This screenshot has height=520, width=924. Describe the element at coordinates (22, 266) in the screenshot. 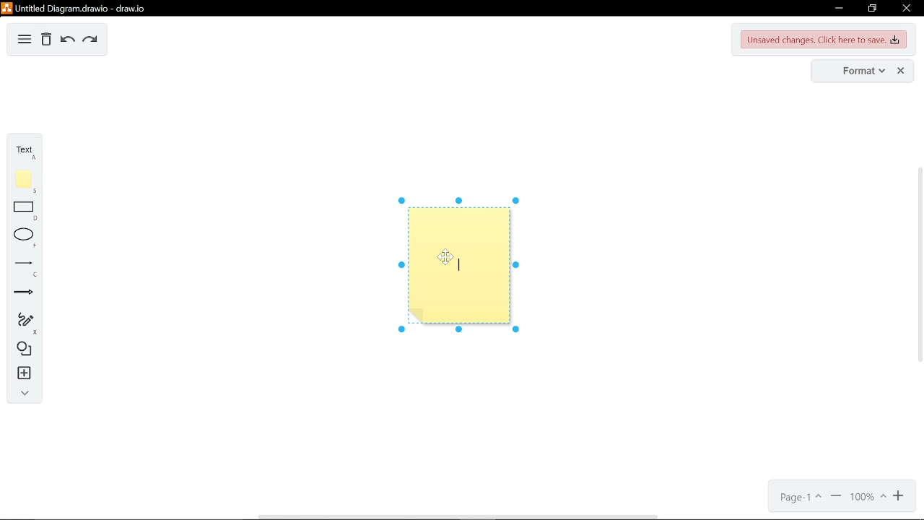

I see `lines` at that location.